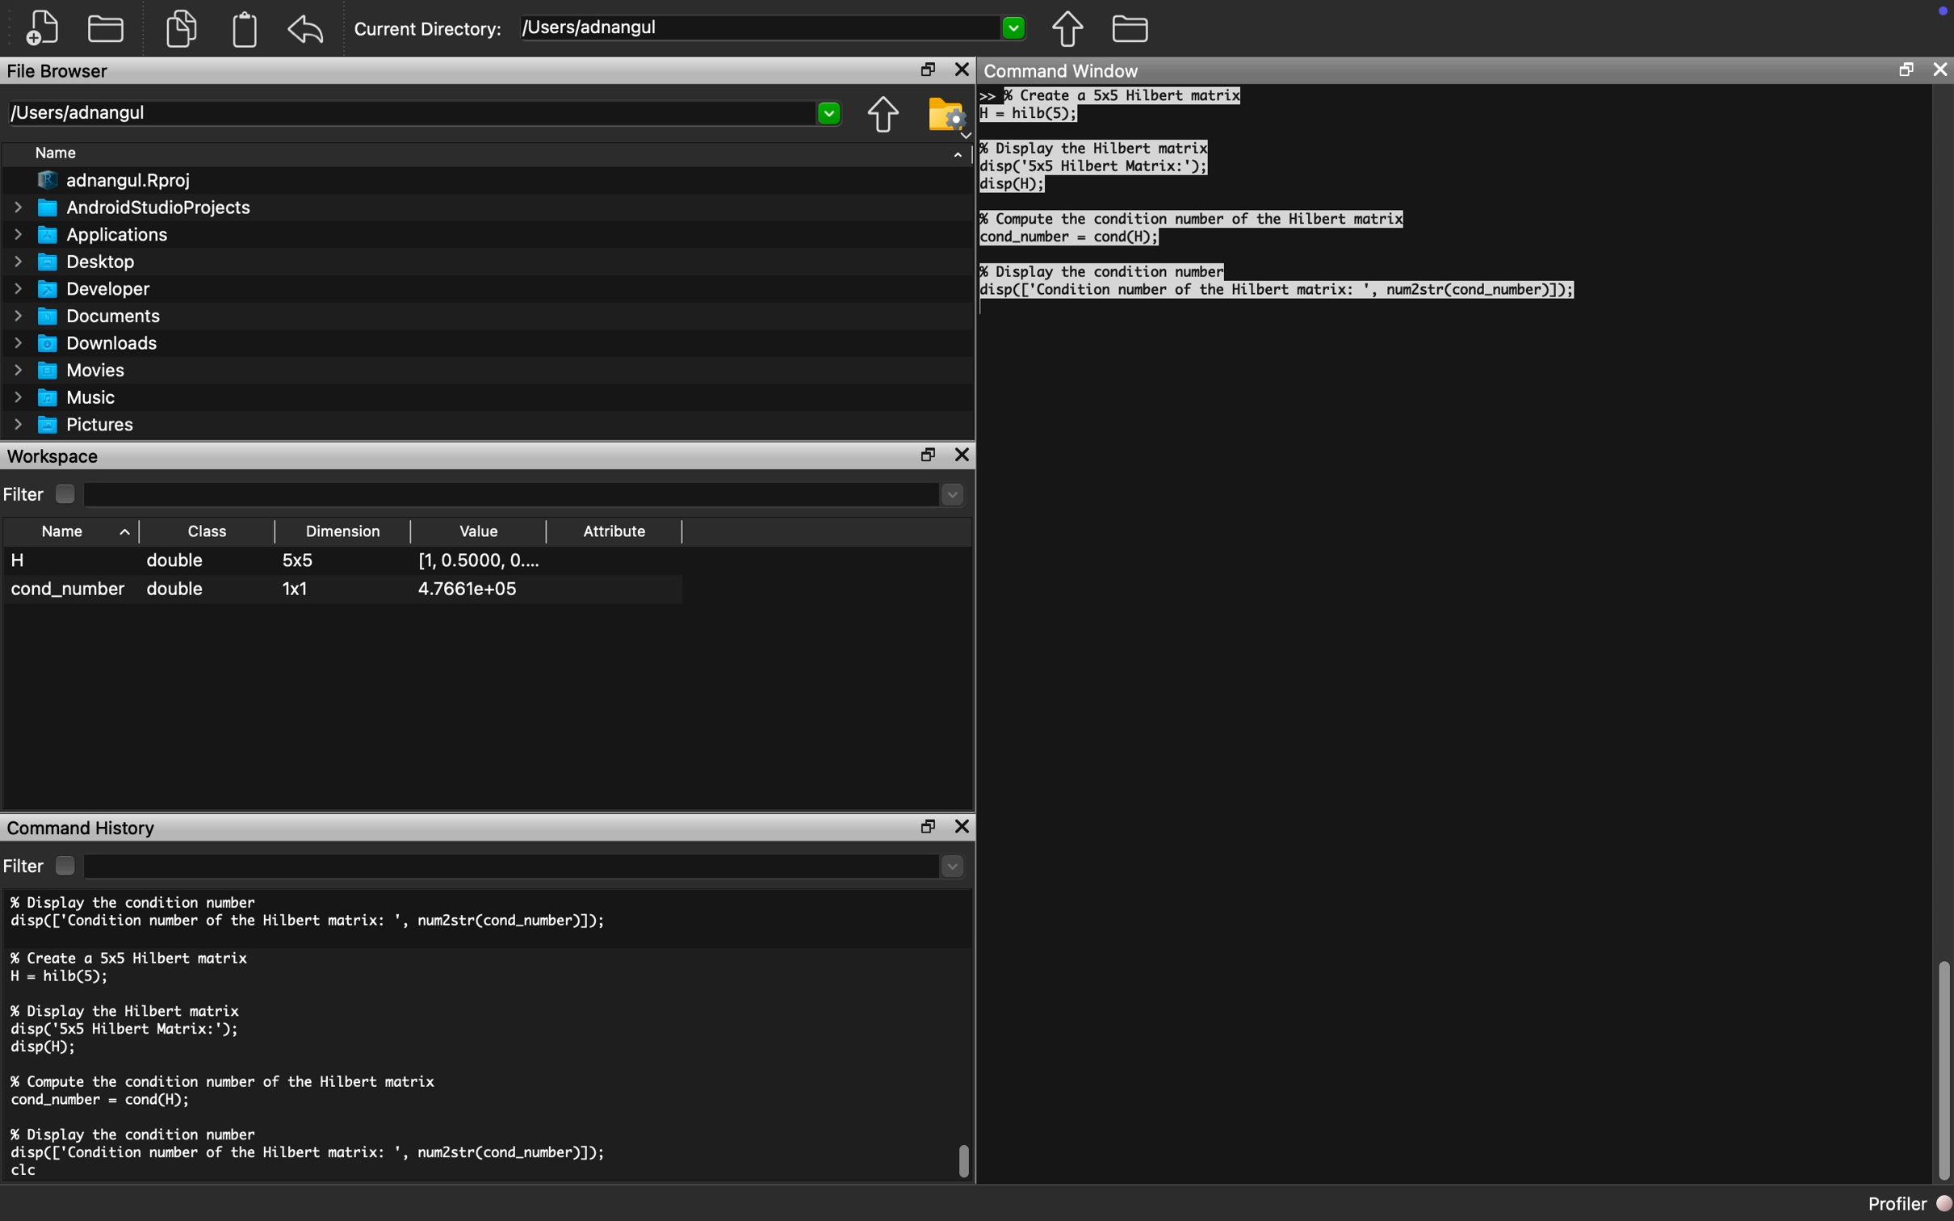  Describe the element at coordinates (1130, 30) in the screenshot. I see `Folder` at that location.